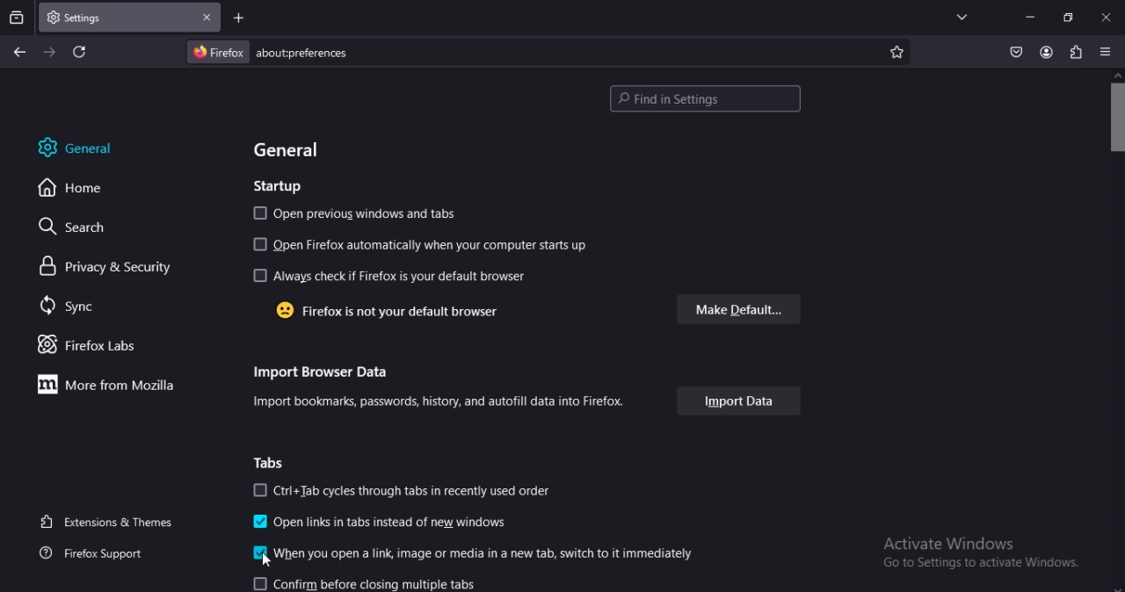  Describe the element at coordinates (294, 150) in the screenshot. I see `general` at that location.